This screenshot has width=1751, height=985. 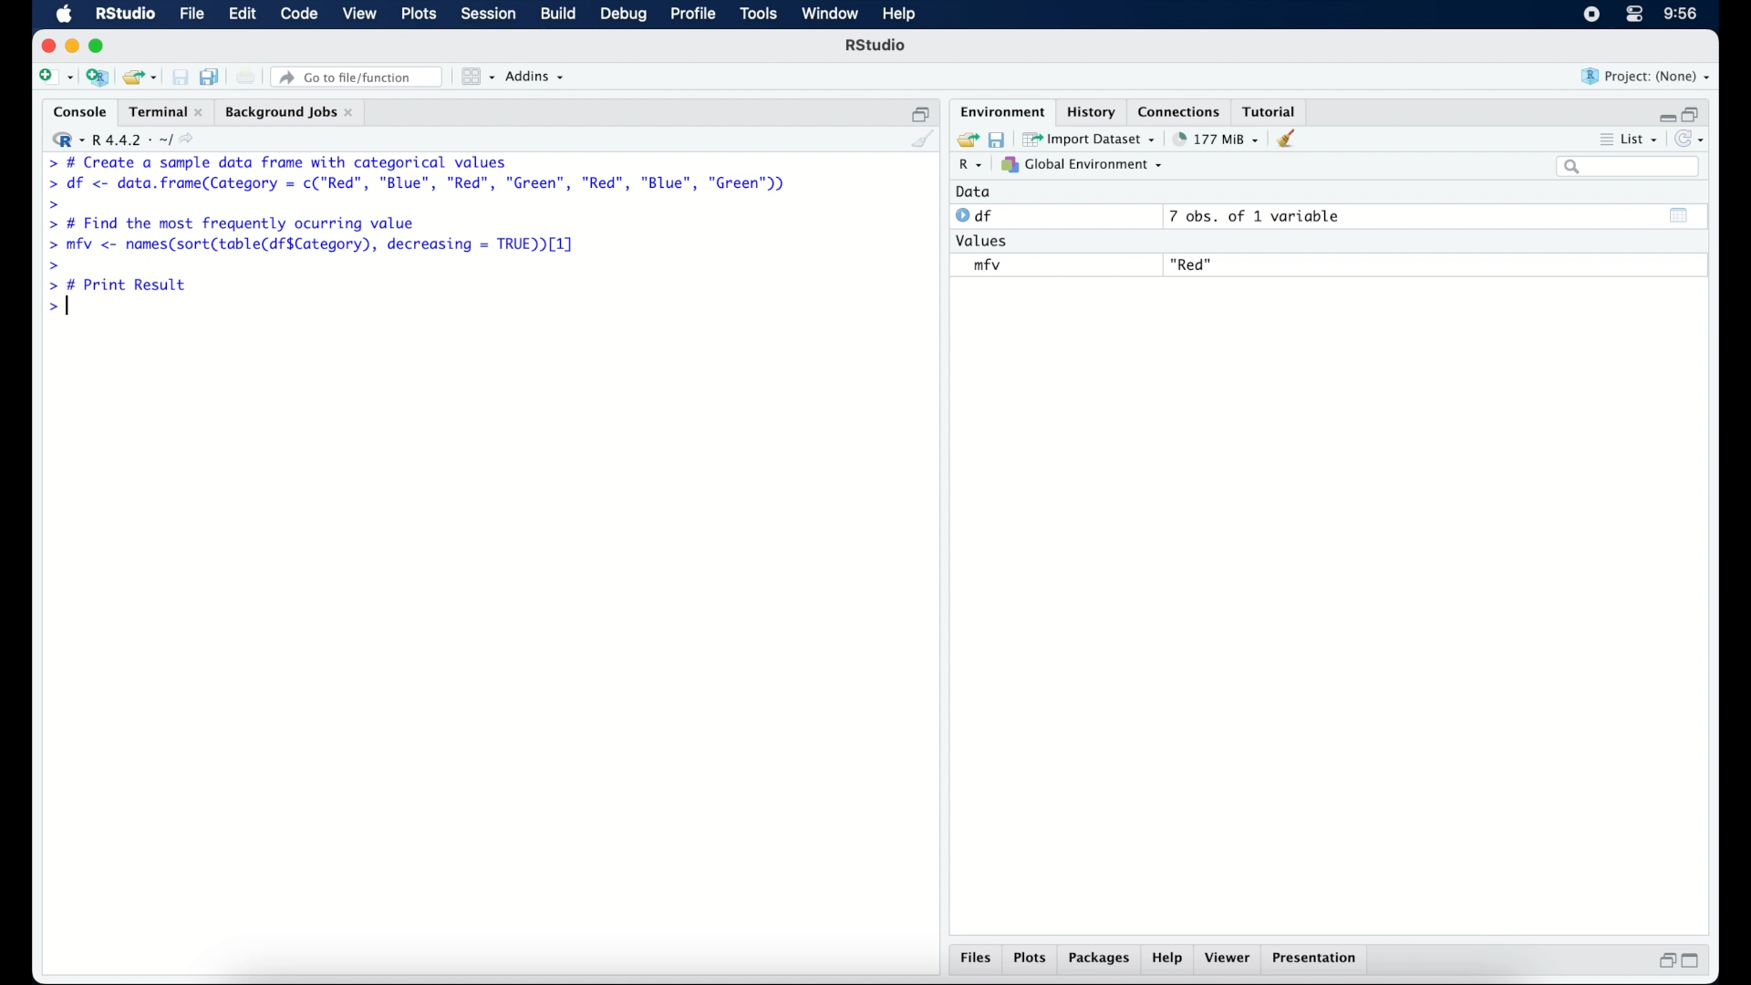 I want to click on command prompt, so click(x=54, y=264).